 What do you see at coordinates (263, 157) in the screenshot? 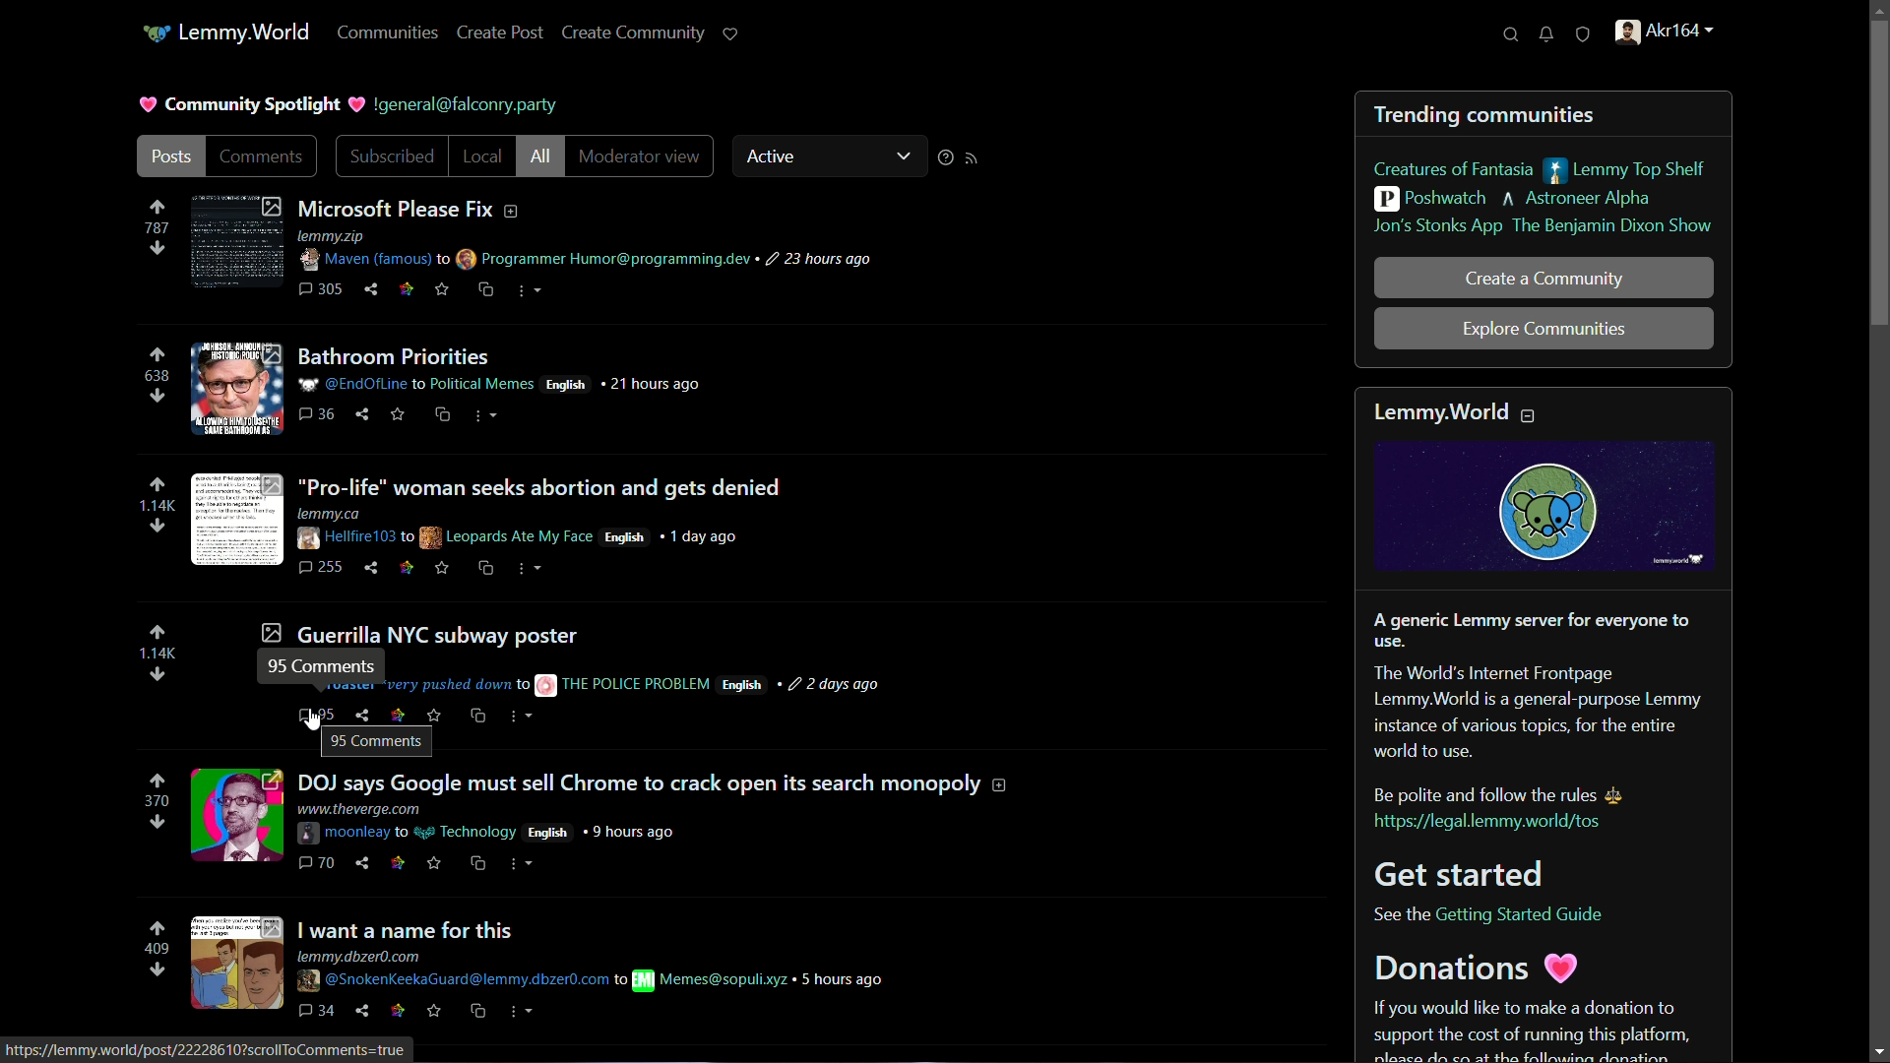
I see `comments` at bounding box center [263, 157].